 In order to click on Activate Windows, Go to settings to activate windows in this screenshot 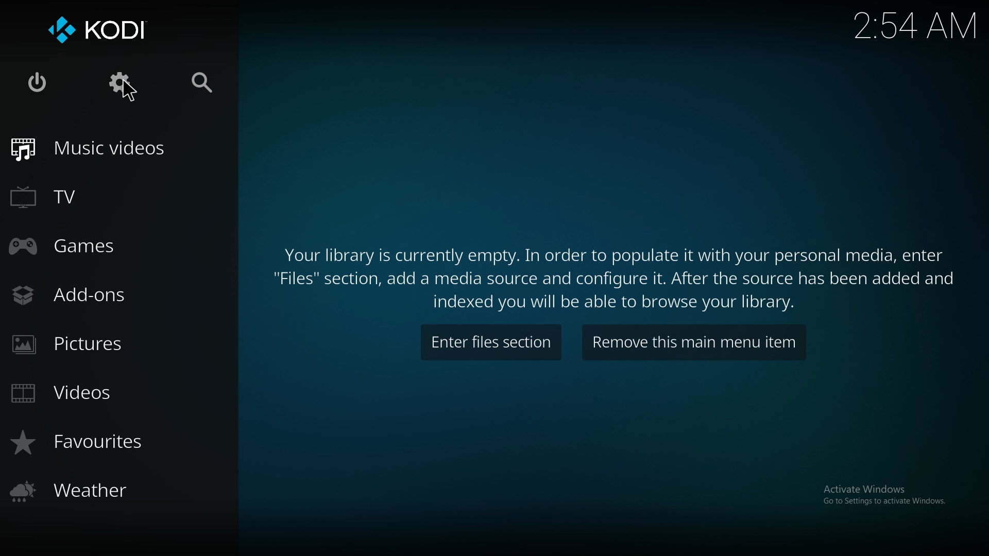, I will do `click(884, 497)`.